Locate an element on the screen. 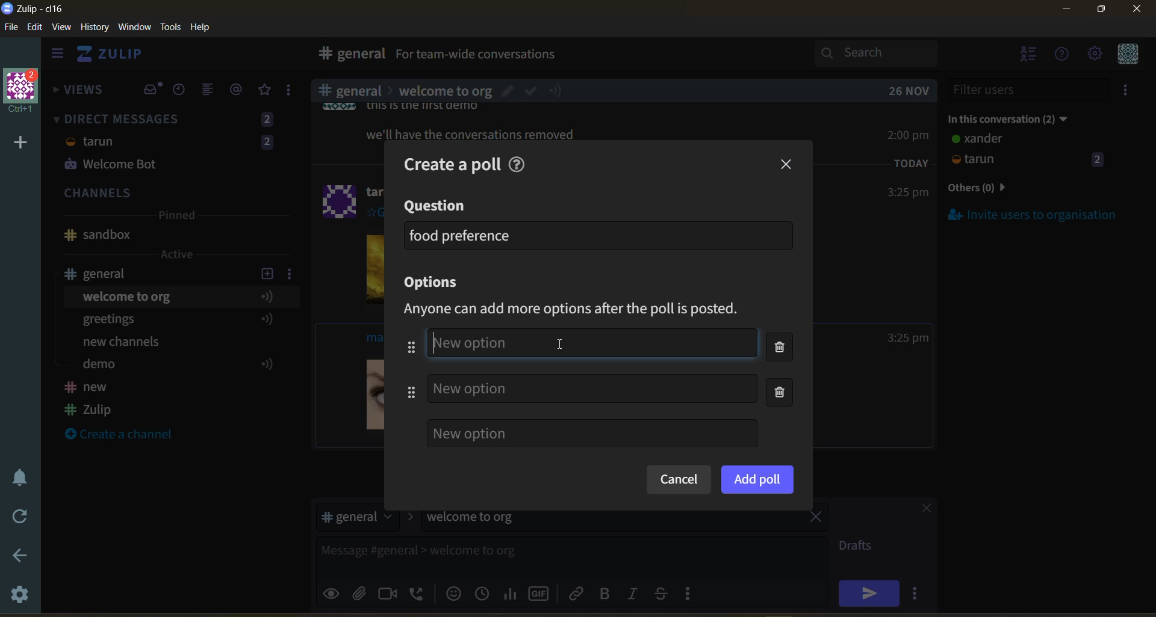 This screenshot has width=1156, height=617. edit is located at coordinates (35, 28).